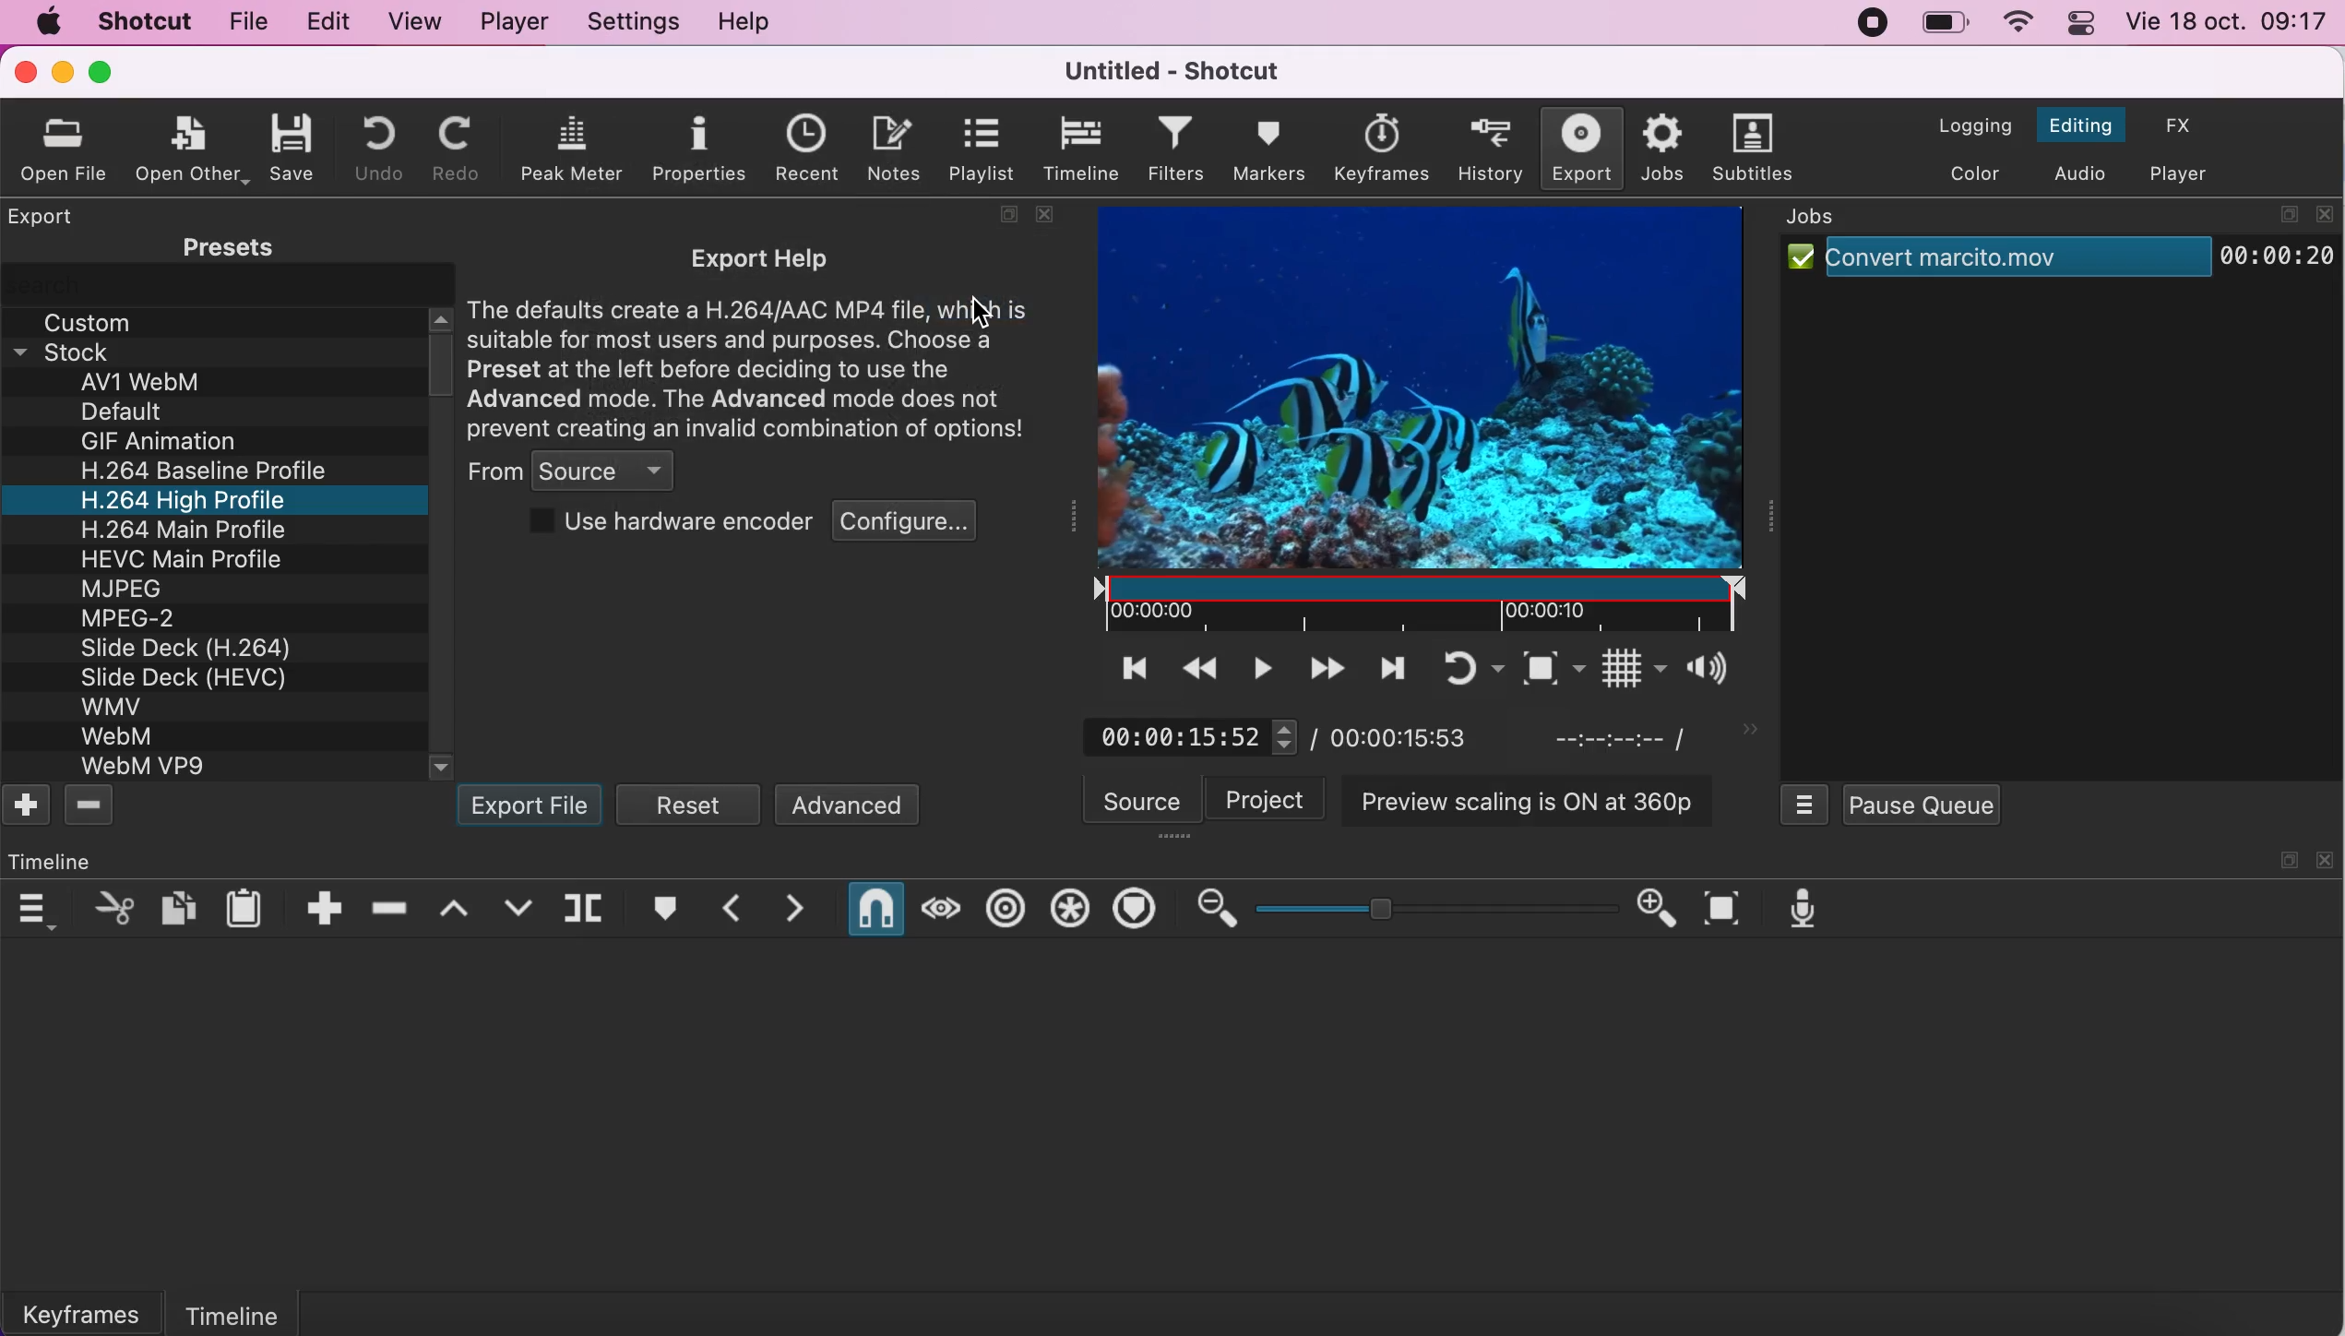 The height and width of the screenshot is (1336, 2345). I want to click on av1 webm, so click(164, 383).